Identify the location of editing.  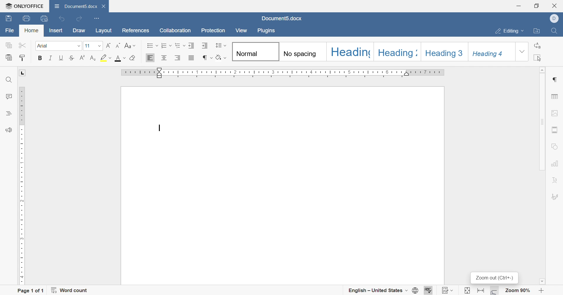
(506, 30).